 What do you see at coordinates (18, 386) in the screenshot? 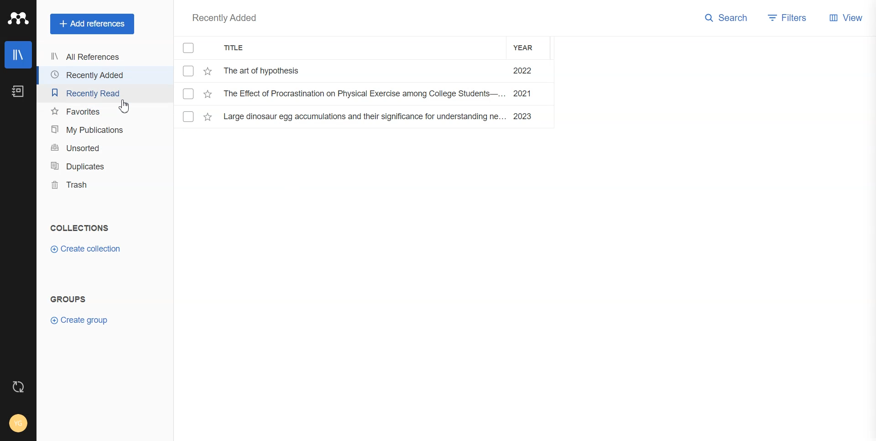
I see `Auto sync` at bounding box center [18, 386].